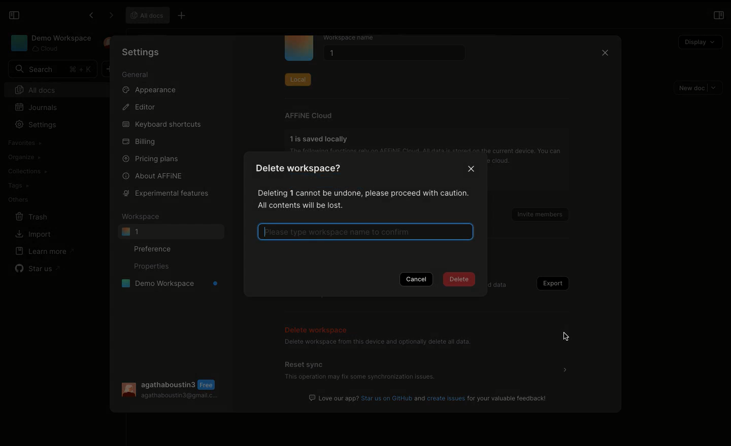 Image resolution: width=731 pixels, height=446 pixels. What do you see at coordinates (153, 175) in the screenshot?
I see `About AFFINE` at bounding box center [153, 175].